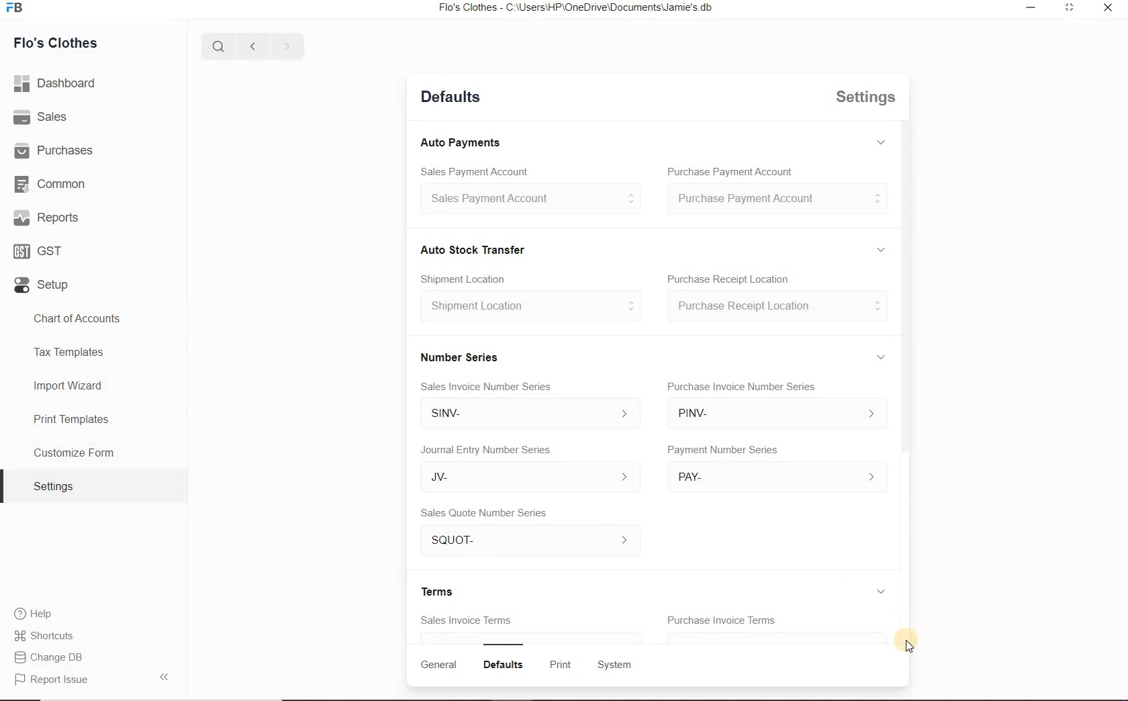  Describe the element at coordinates (530, 541) in the screenshot. I see `SQUOT-` at that location.